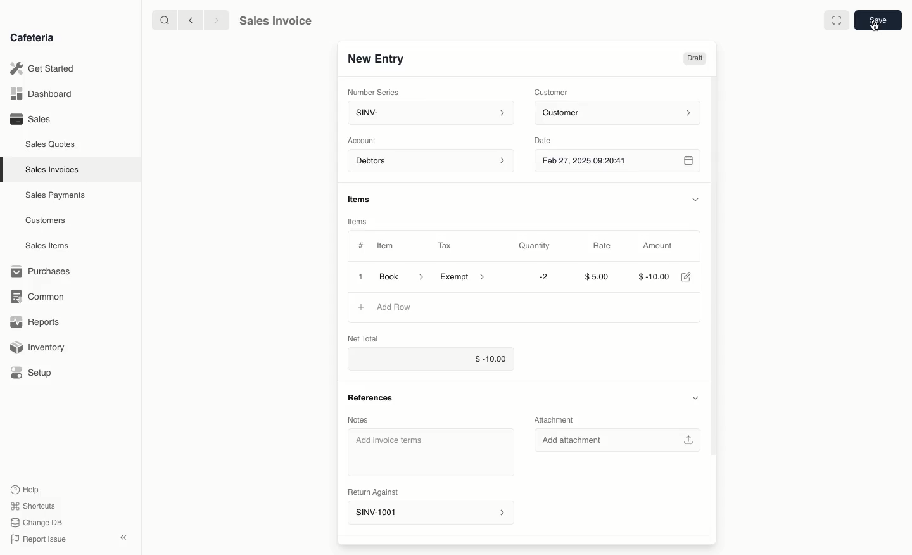 Image resolution: width=912 pixels, height=555 pixels. What do you see at coordinates (430, 511) in the screenshot?
I see `SINV-1001` at bounding box center [430, 511].